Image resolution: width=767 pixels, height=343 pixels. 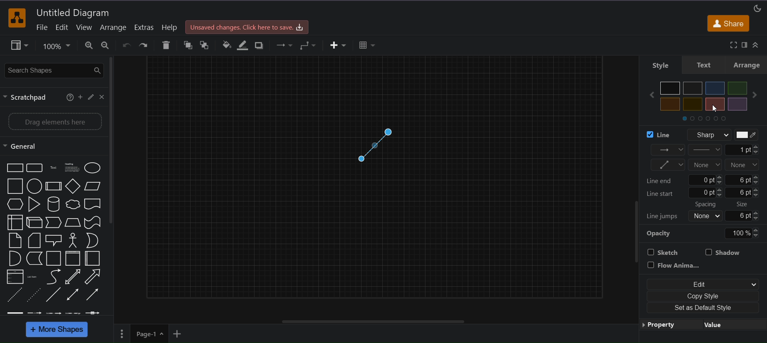 What do you see at coordinates (705, 194) in the screenshot?
I see `line start` at bounding box center [705, 194].